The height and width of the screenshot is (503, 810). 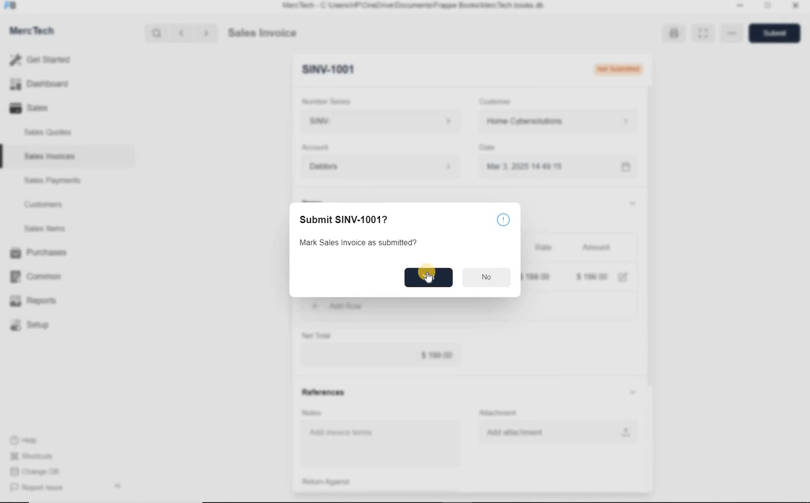 I want to click on Sales Payments, so click(x=51, y=181).